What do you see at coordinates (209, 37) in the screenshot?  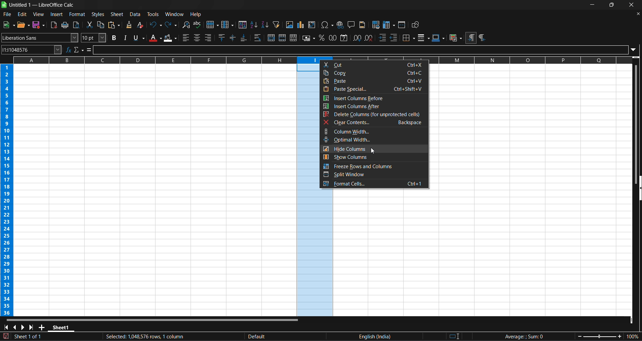 I see `align right` at bounding box center [209, 37].